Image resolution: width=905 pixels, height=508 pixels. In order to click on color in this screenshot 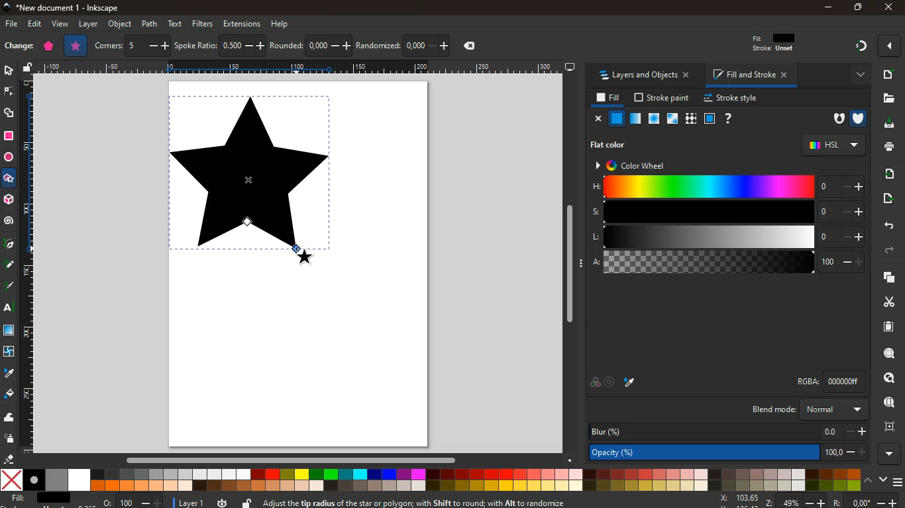, I will do `click(431, 480)`.